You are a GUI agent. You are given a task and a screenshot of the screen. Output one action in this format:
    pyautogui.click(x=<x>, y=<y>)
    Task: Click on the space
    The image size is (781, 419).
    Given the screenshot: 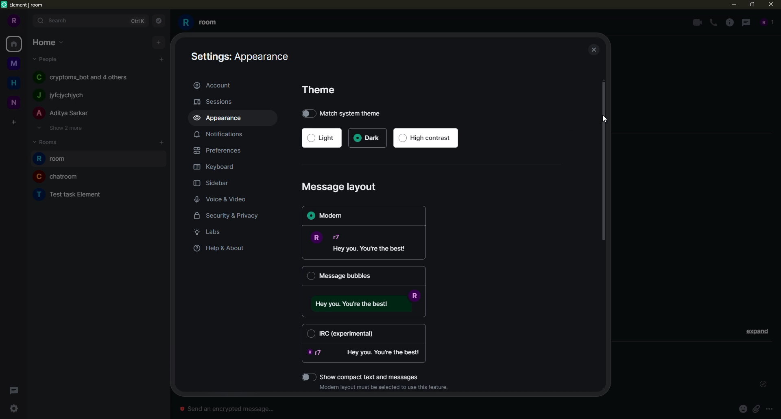 What is the action you would take?
    pyautogui.click(x=15, y=64)
    